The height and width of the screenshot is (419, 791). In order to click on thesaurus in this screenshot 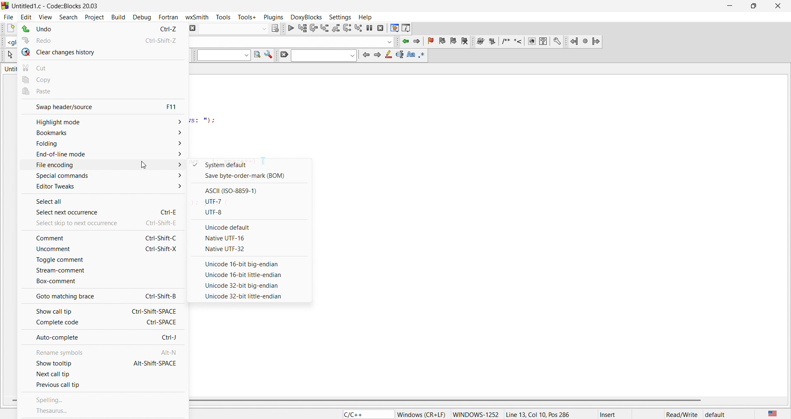, I will do `click(105, 413)`.